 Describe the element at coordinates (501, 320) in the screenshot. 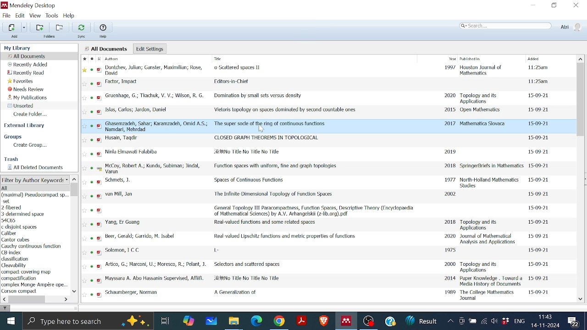

I see `Dropbox` at that location.